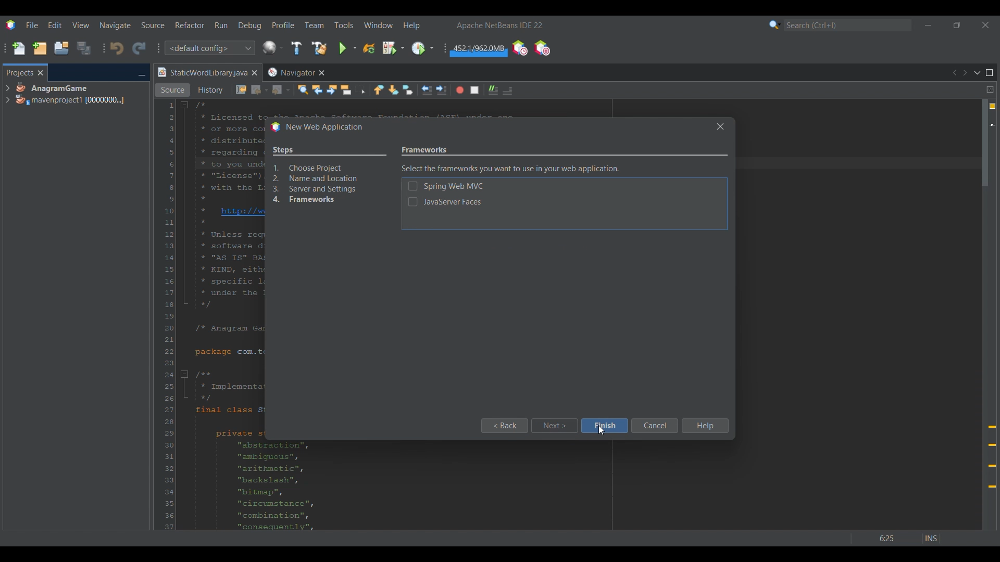 The height and width of the screenshot is (562, 1000). I want to click on Pause I/O checks, so click(542, 48).